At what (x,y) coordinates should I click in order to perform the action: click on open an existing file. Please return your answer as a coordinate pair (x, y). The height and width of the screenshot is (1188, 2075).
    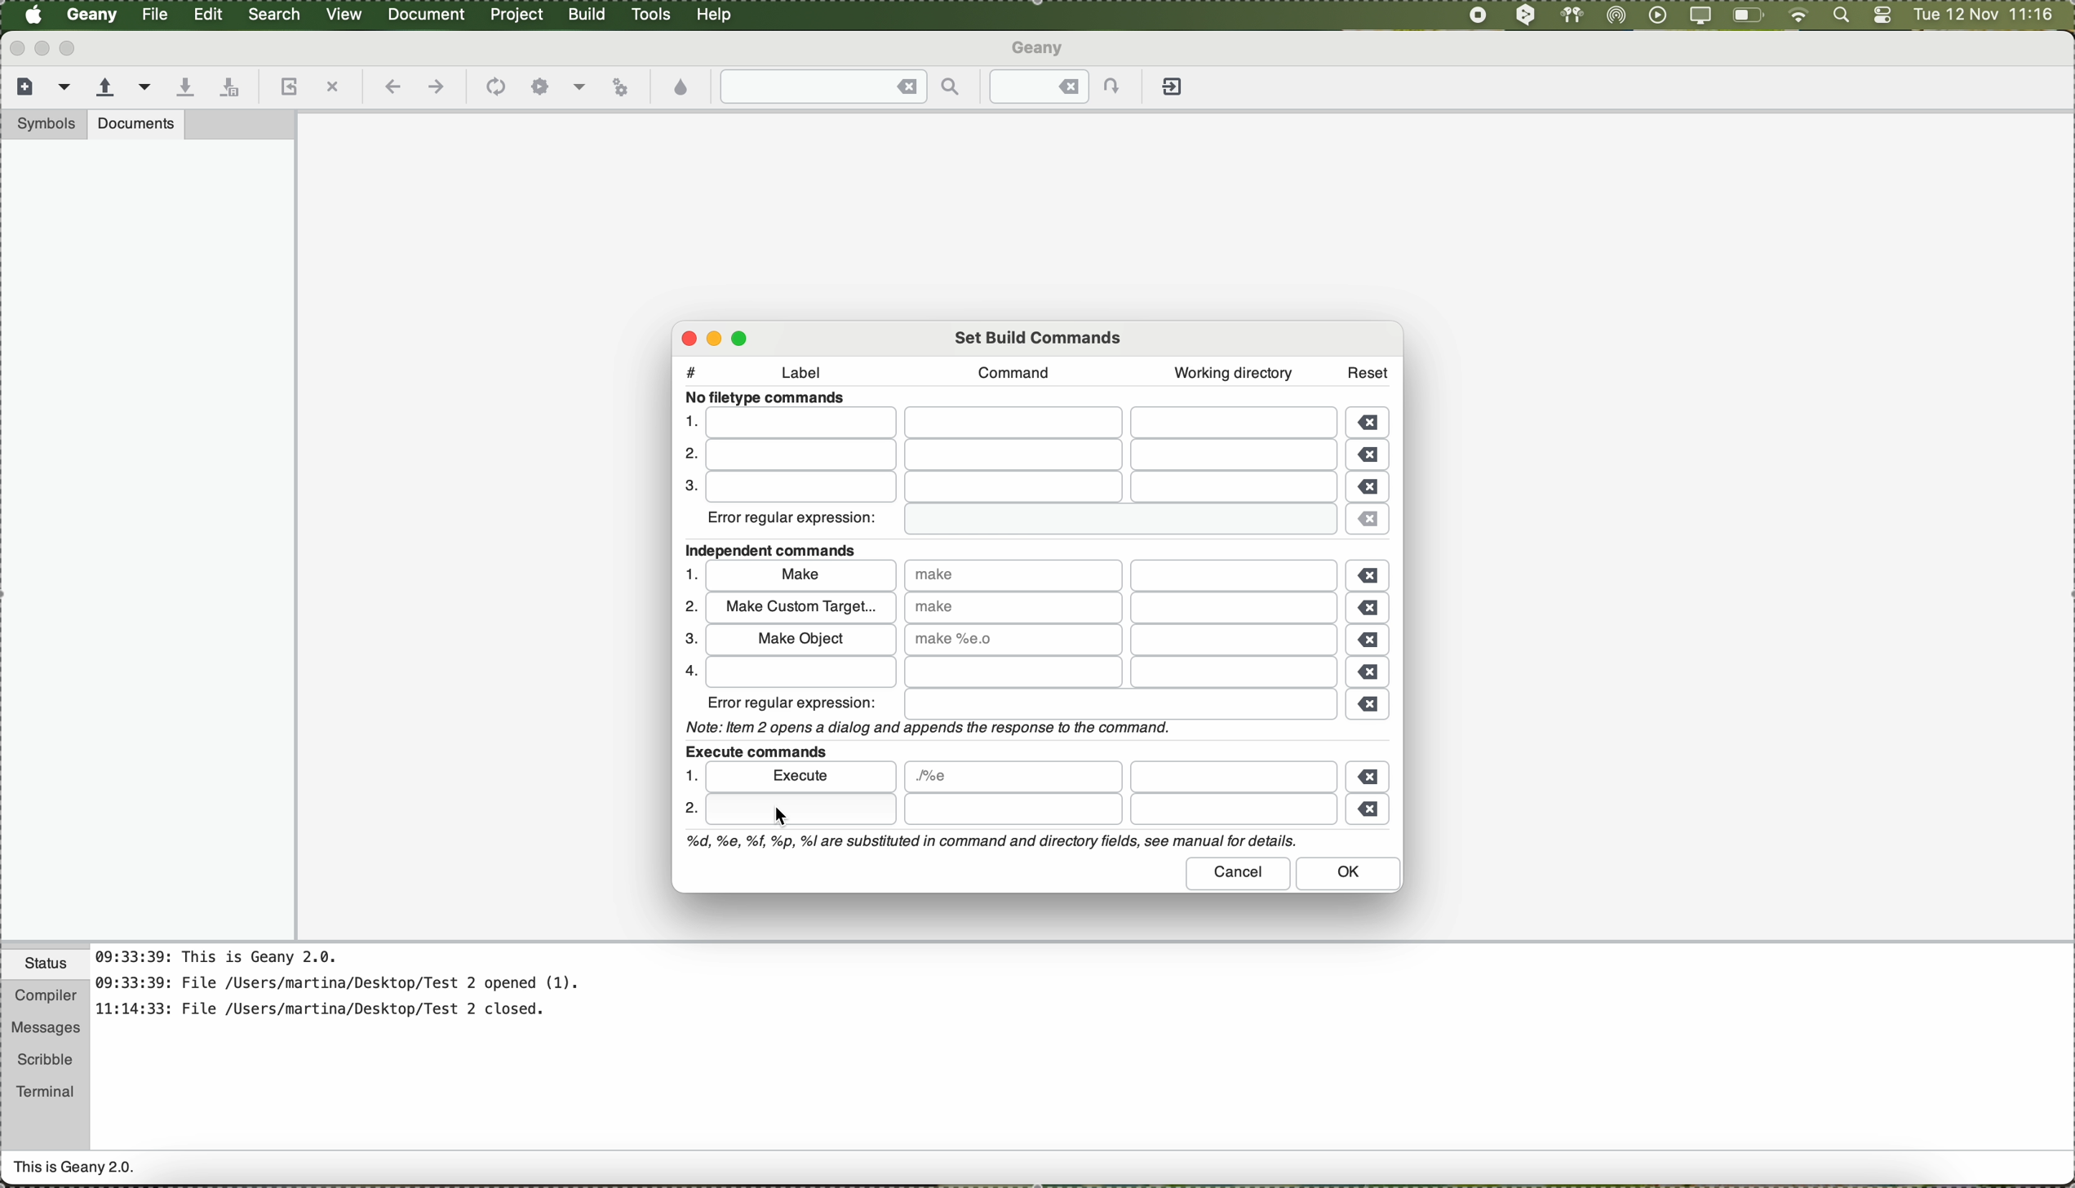
    Looking at the image, I should click on (105, 88).